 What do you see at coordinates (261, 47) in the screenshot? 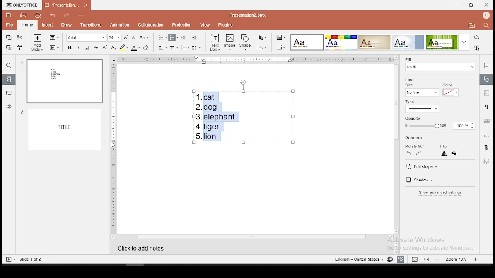
I see `align objects` at bounding box center [261, 47].